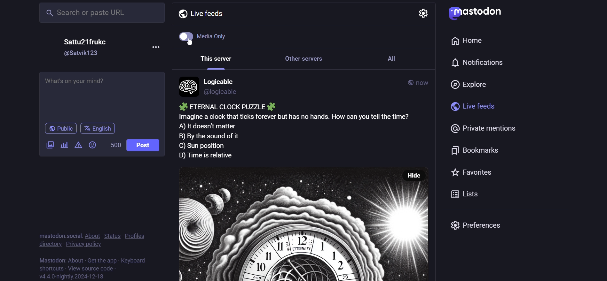 The image size is (607, 281). Describe the element at coordinates (469, 106) in the screenshot. I see `live feed` at that location.